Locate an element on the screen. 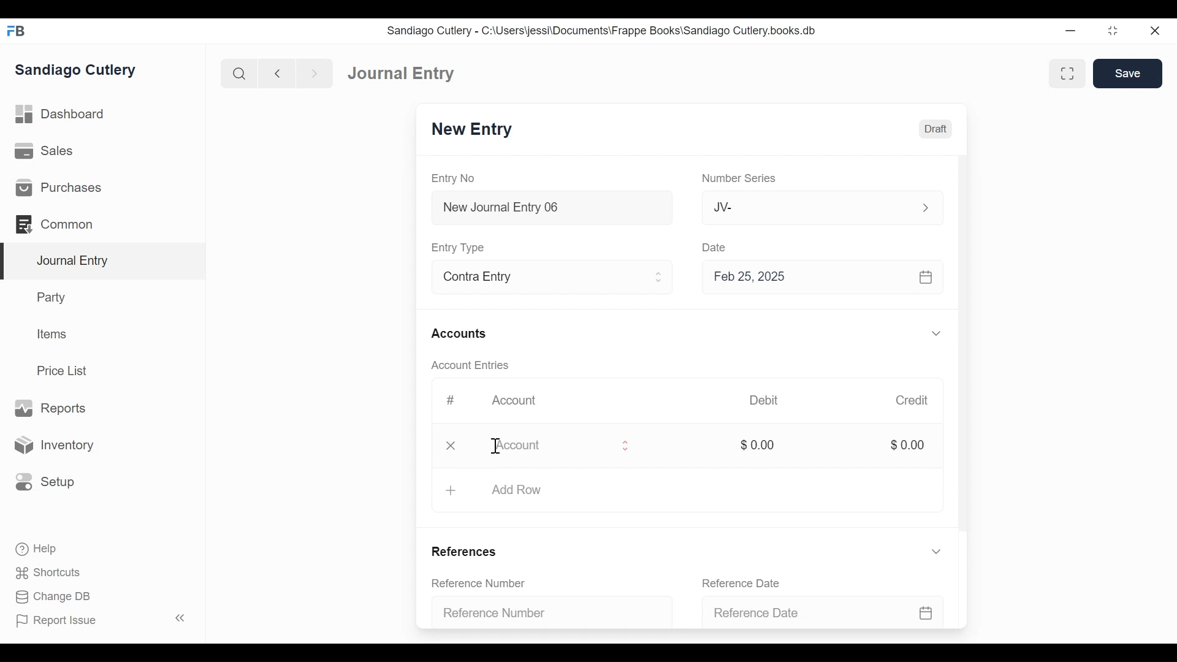 The width and height of the screenshot is (1177, 662). Reference Date is located at coordinates (825, 611).